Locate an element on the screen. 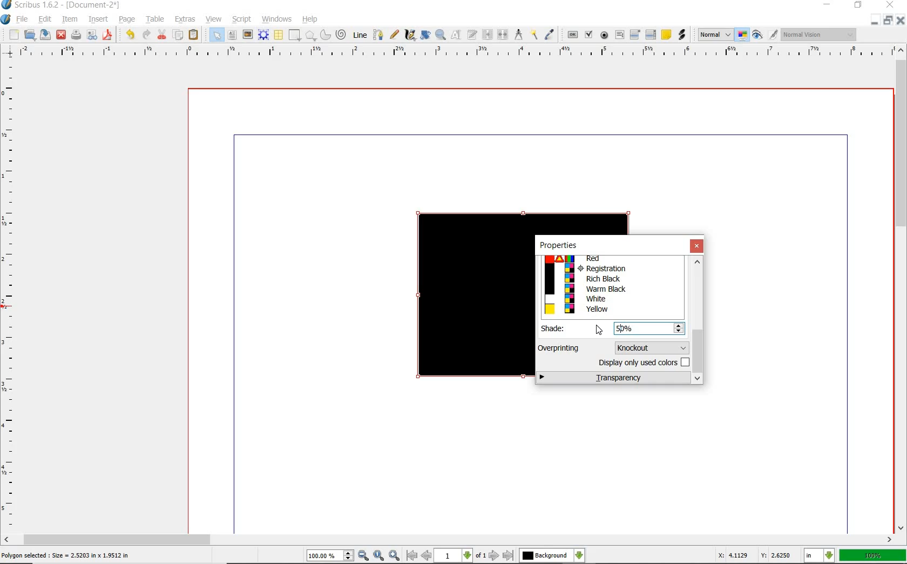 The image size is (907, 564). save is located at coordinates (45, 36).